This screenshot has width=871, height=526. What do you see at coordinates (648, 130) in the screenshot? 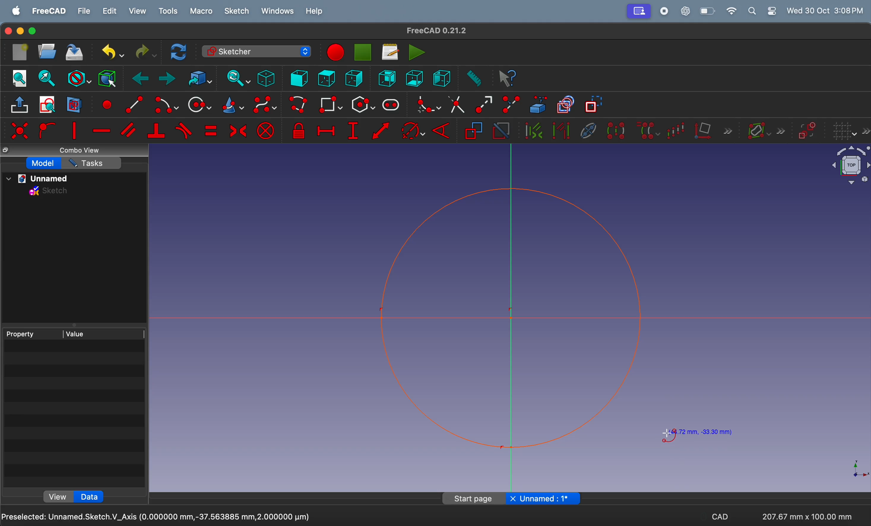
I see `clone` at bounding box center [648, 130].